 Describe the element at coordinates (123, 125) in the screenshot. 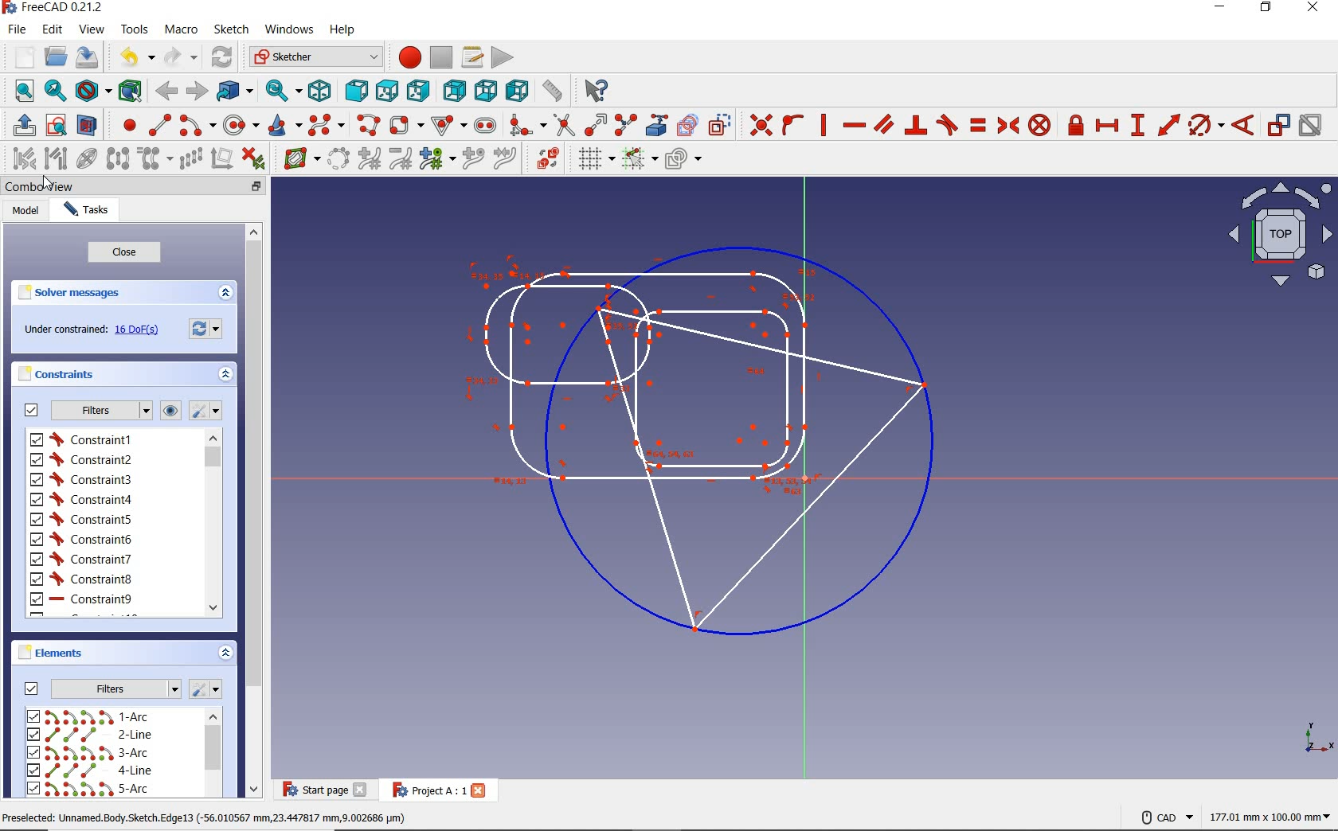

I see `create point` at that location.